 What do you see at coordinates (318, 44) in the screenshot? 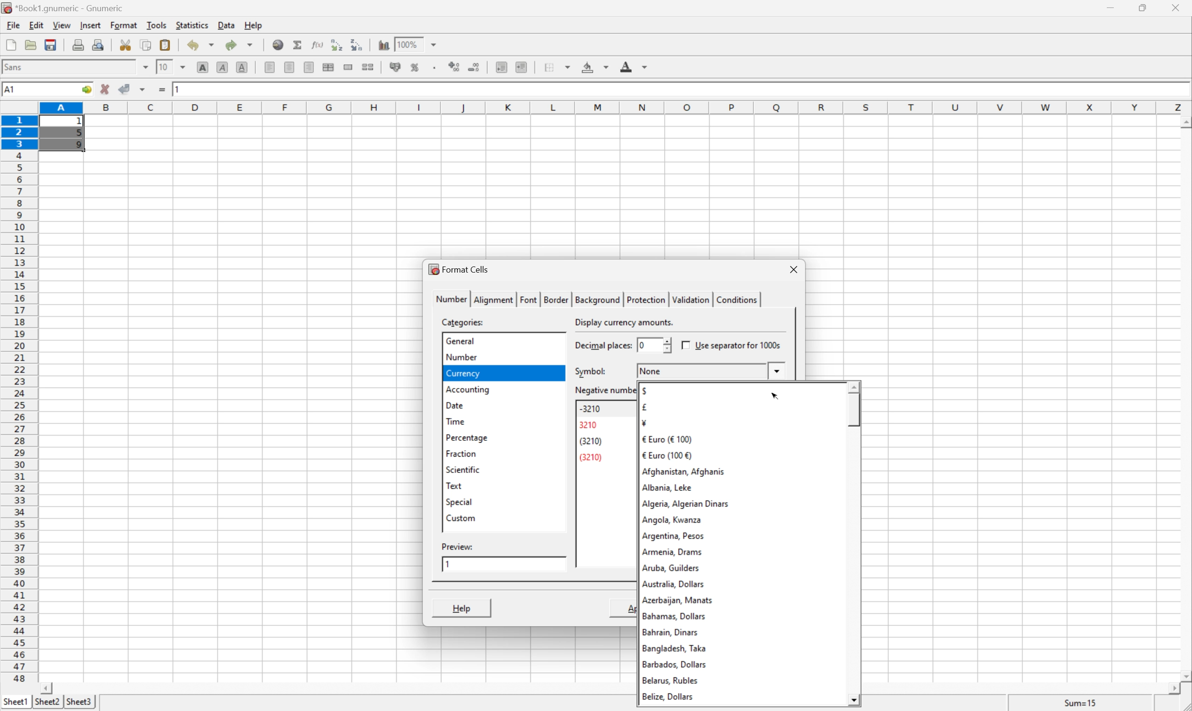
I see `edit function in current cell` at bounding box center [318, 44].